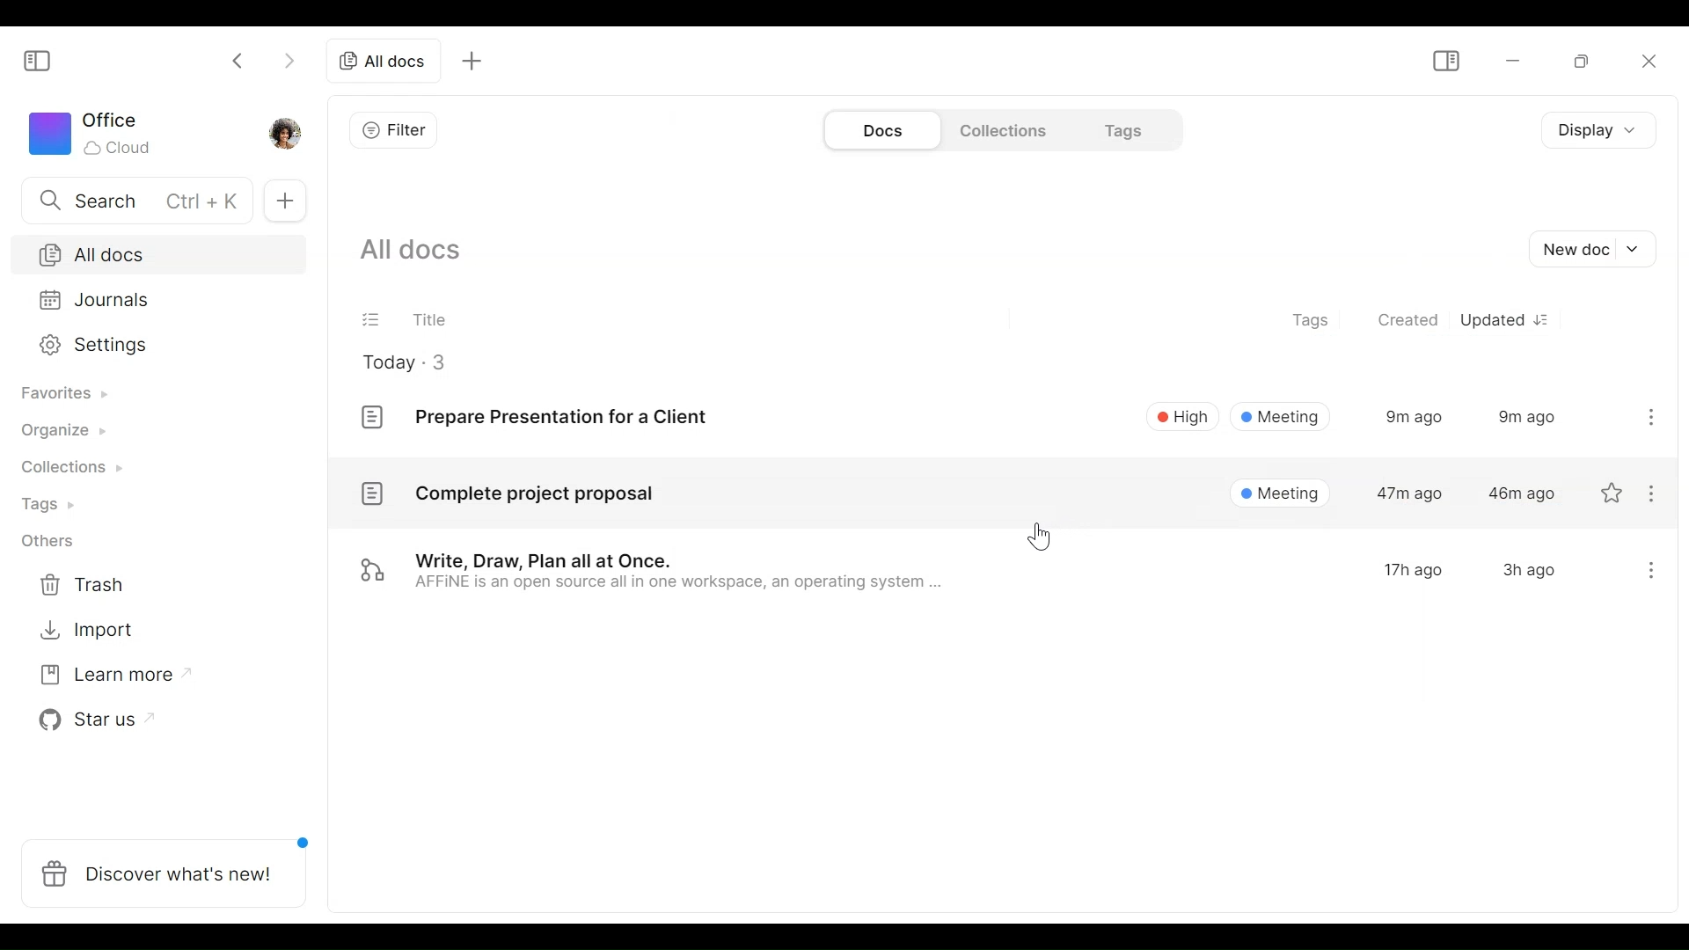 This screenshot has width=1689, height=950. What do you see at coordinates (1488, 318) in the screenshot?
I see `Updated` at bounding box center [1488, 318].